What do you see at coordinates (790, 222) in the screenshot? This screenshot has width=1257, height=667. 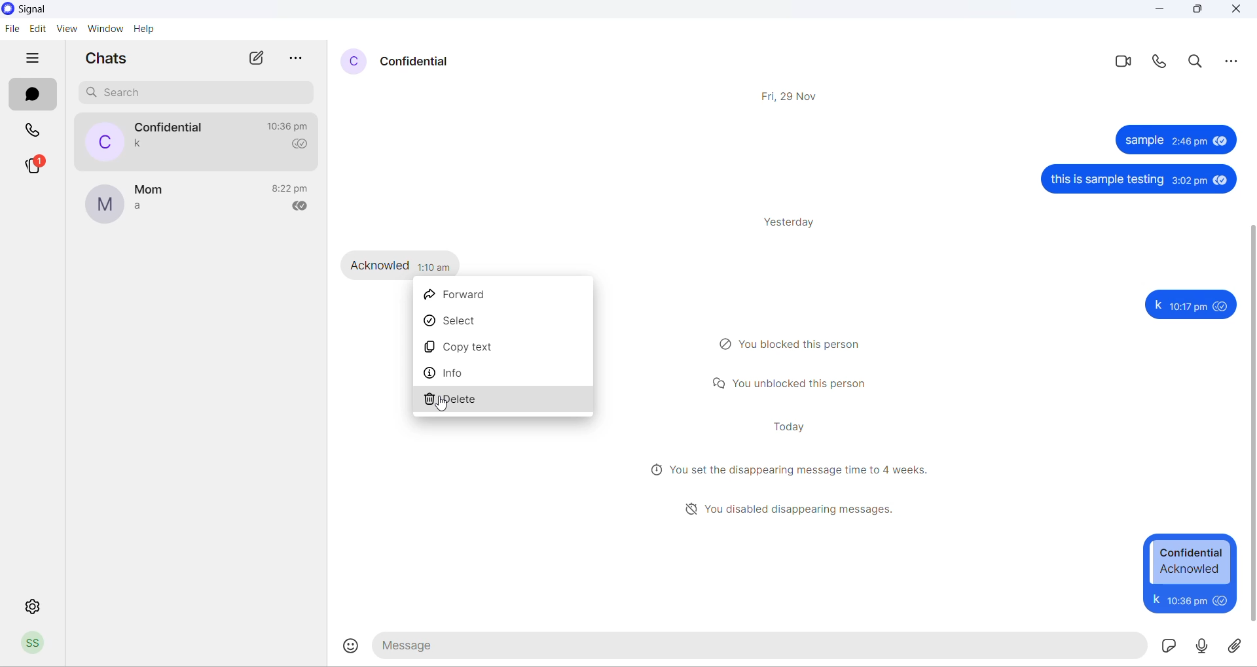 I see `yesterday ` at bounding box center [790, 222].